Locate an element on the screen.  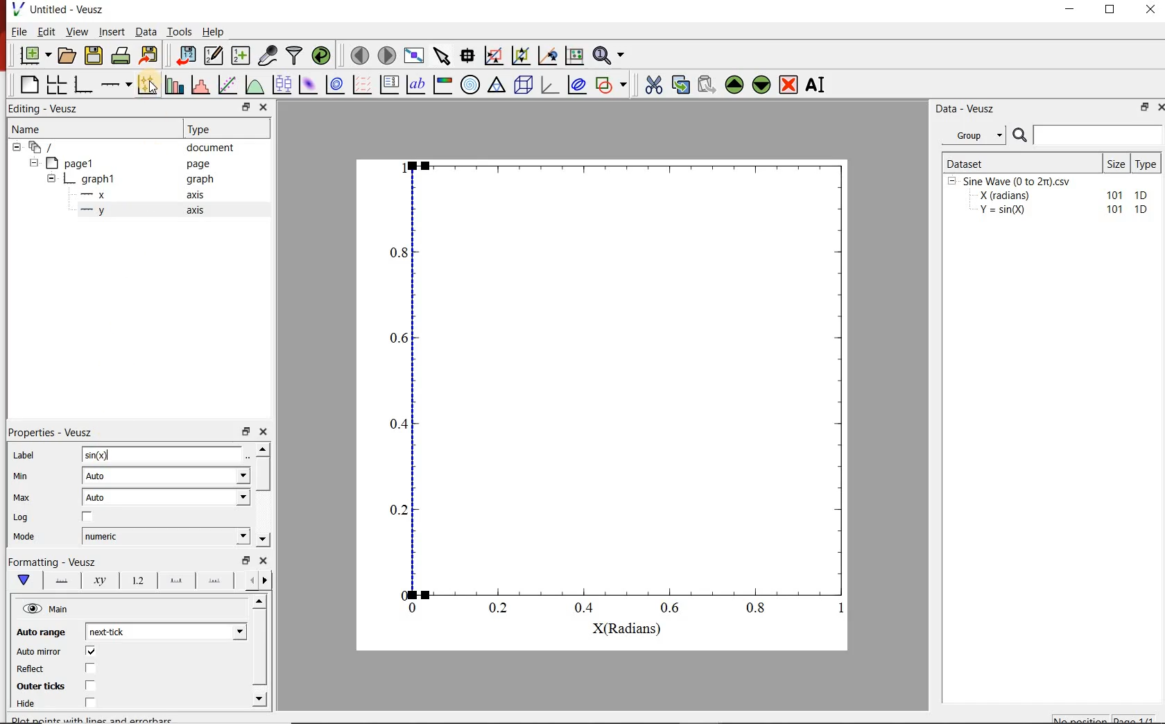
move down is located at coordinates (762, 86).